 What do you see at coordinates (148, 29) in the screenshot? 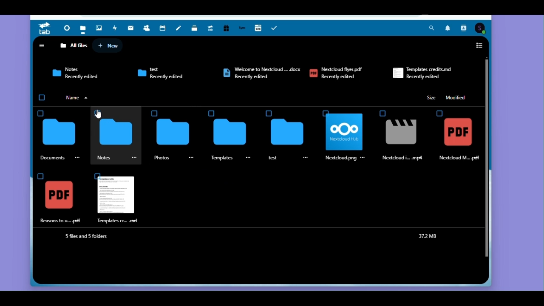
I see `Contact` at bounding box center [148, 29].